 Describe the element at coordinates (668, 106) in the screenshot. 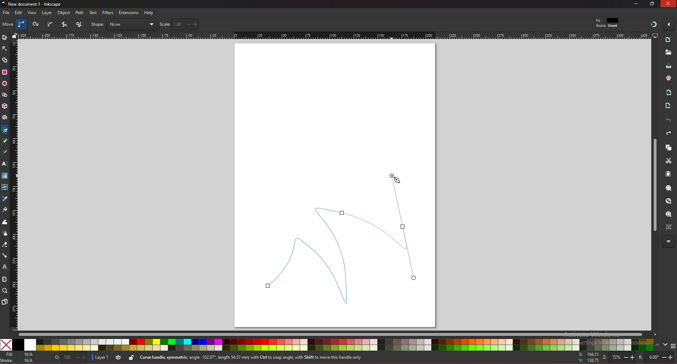

I see `export` at that location.